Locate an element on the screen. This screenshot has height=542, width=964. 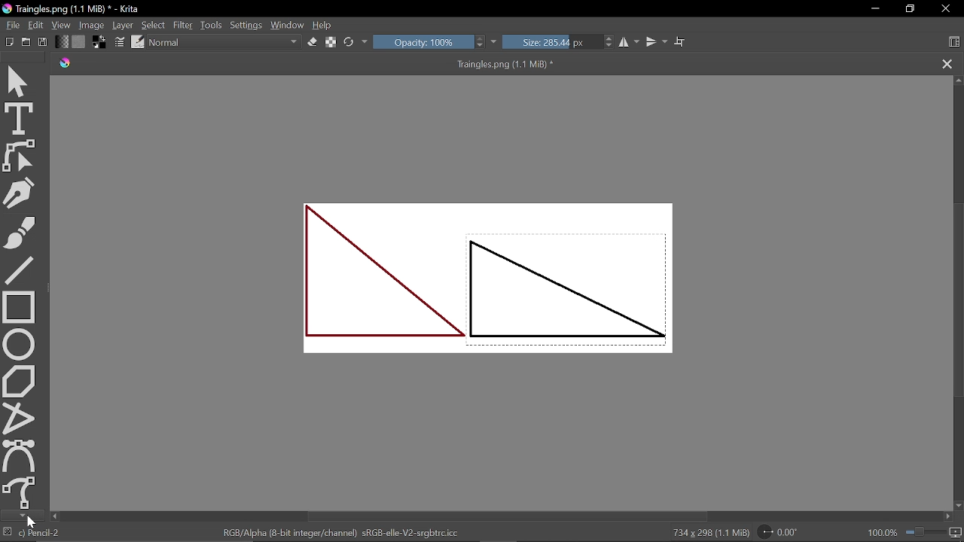
Image is located at coordinates (93, 25).